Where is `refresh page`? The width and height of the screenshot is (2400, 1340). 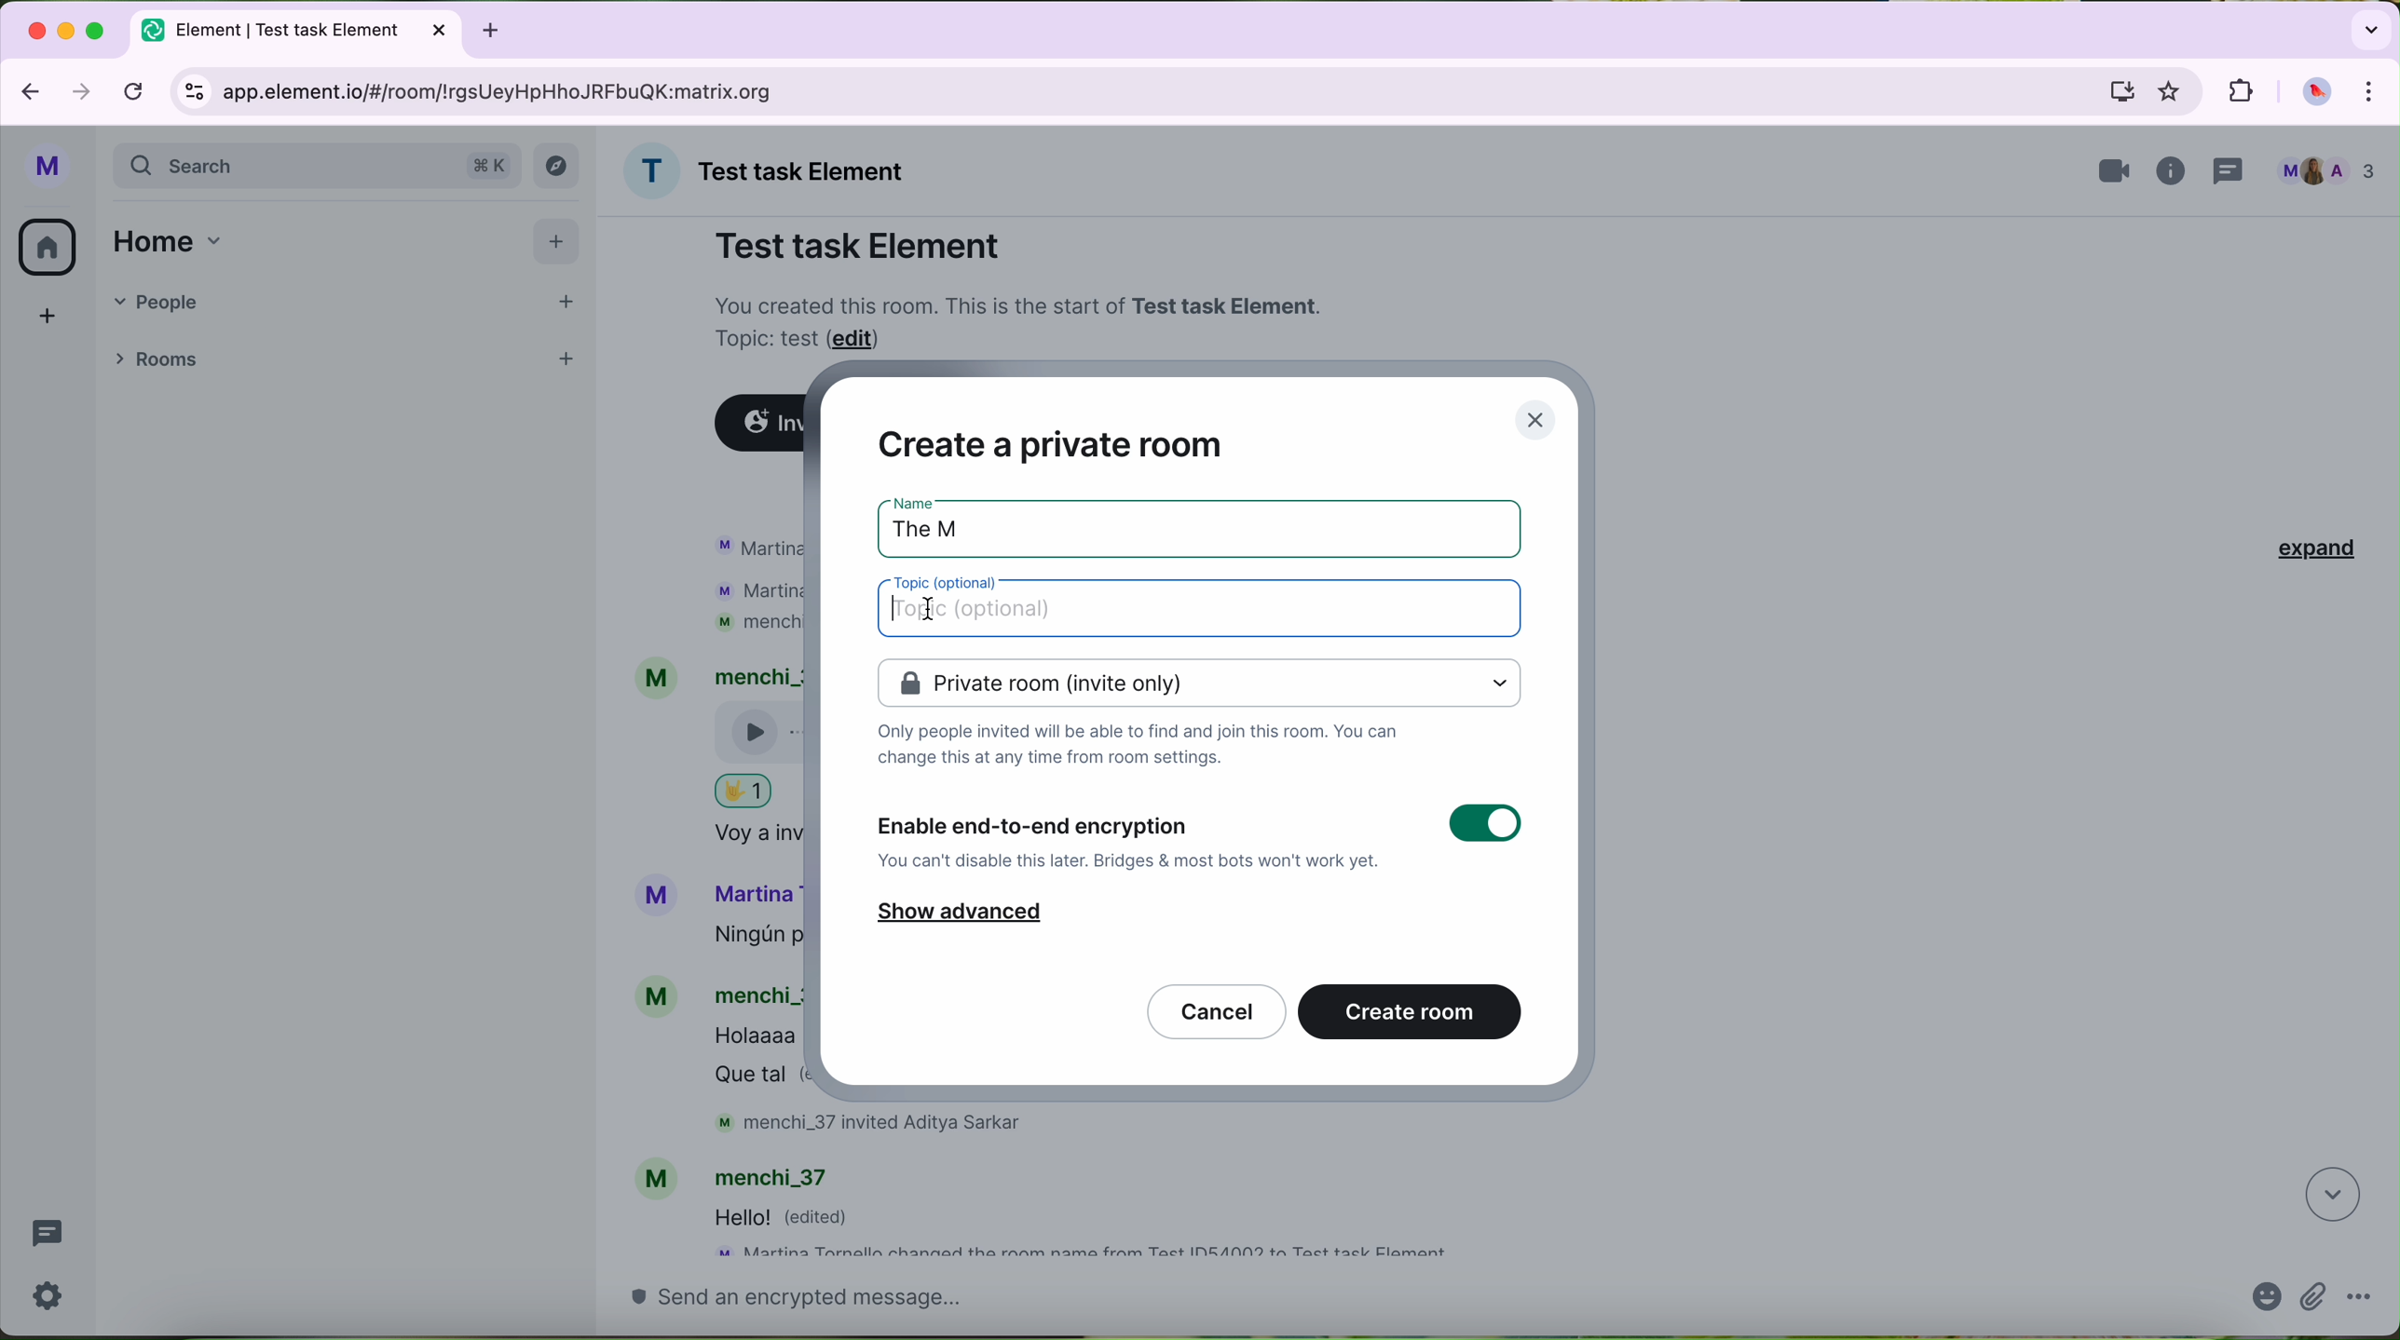
refresh page is located at coordinates (135, 89).